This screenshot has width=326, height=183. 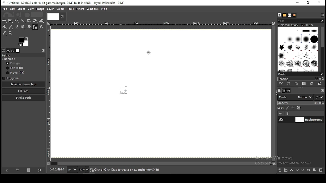 I want to click on layer 1, so click(x=309, y=120).